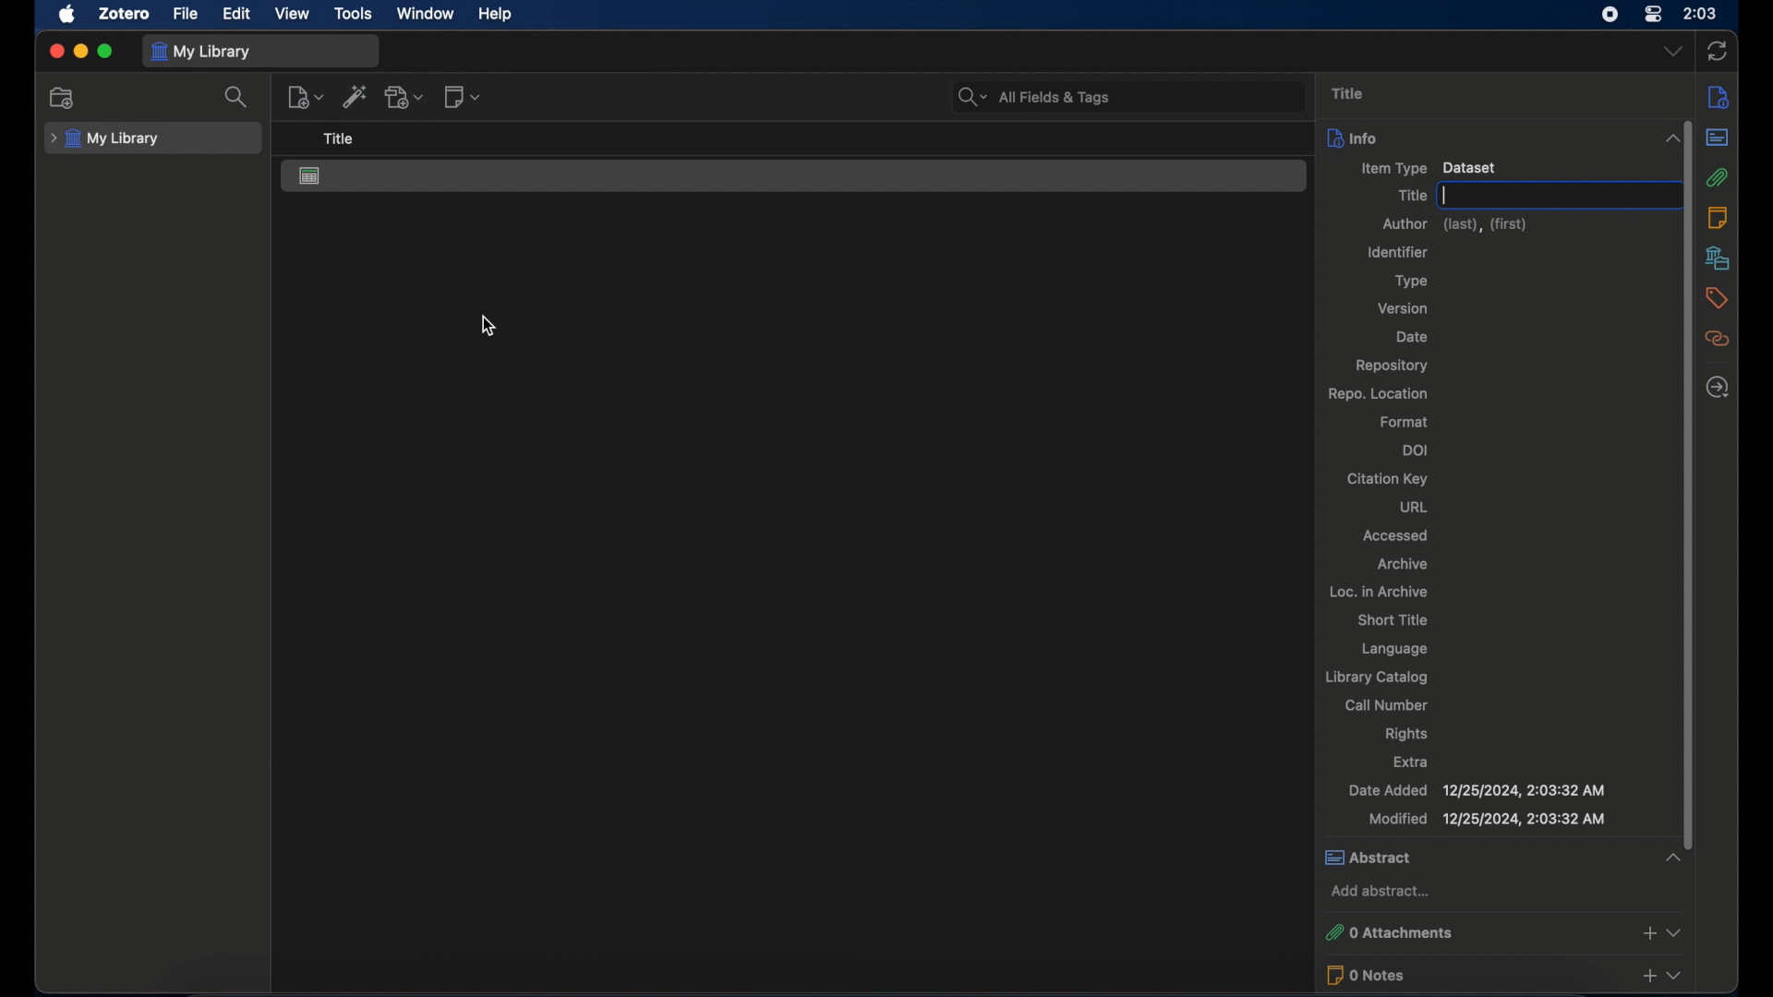 This screenshot has width=1773, height=997. What do you see at coordinates (1394, 619) in the screenshot?
I see `short title` at bounding box center [1394, 619].